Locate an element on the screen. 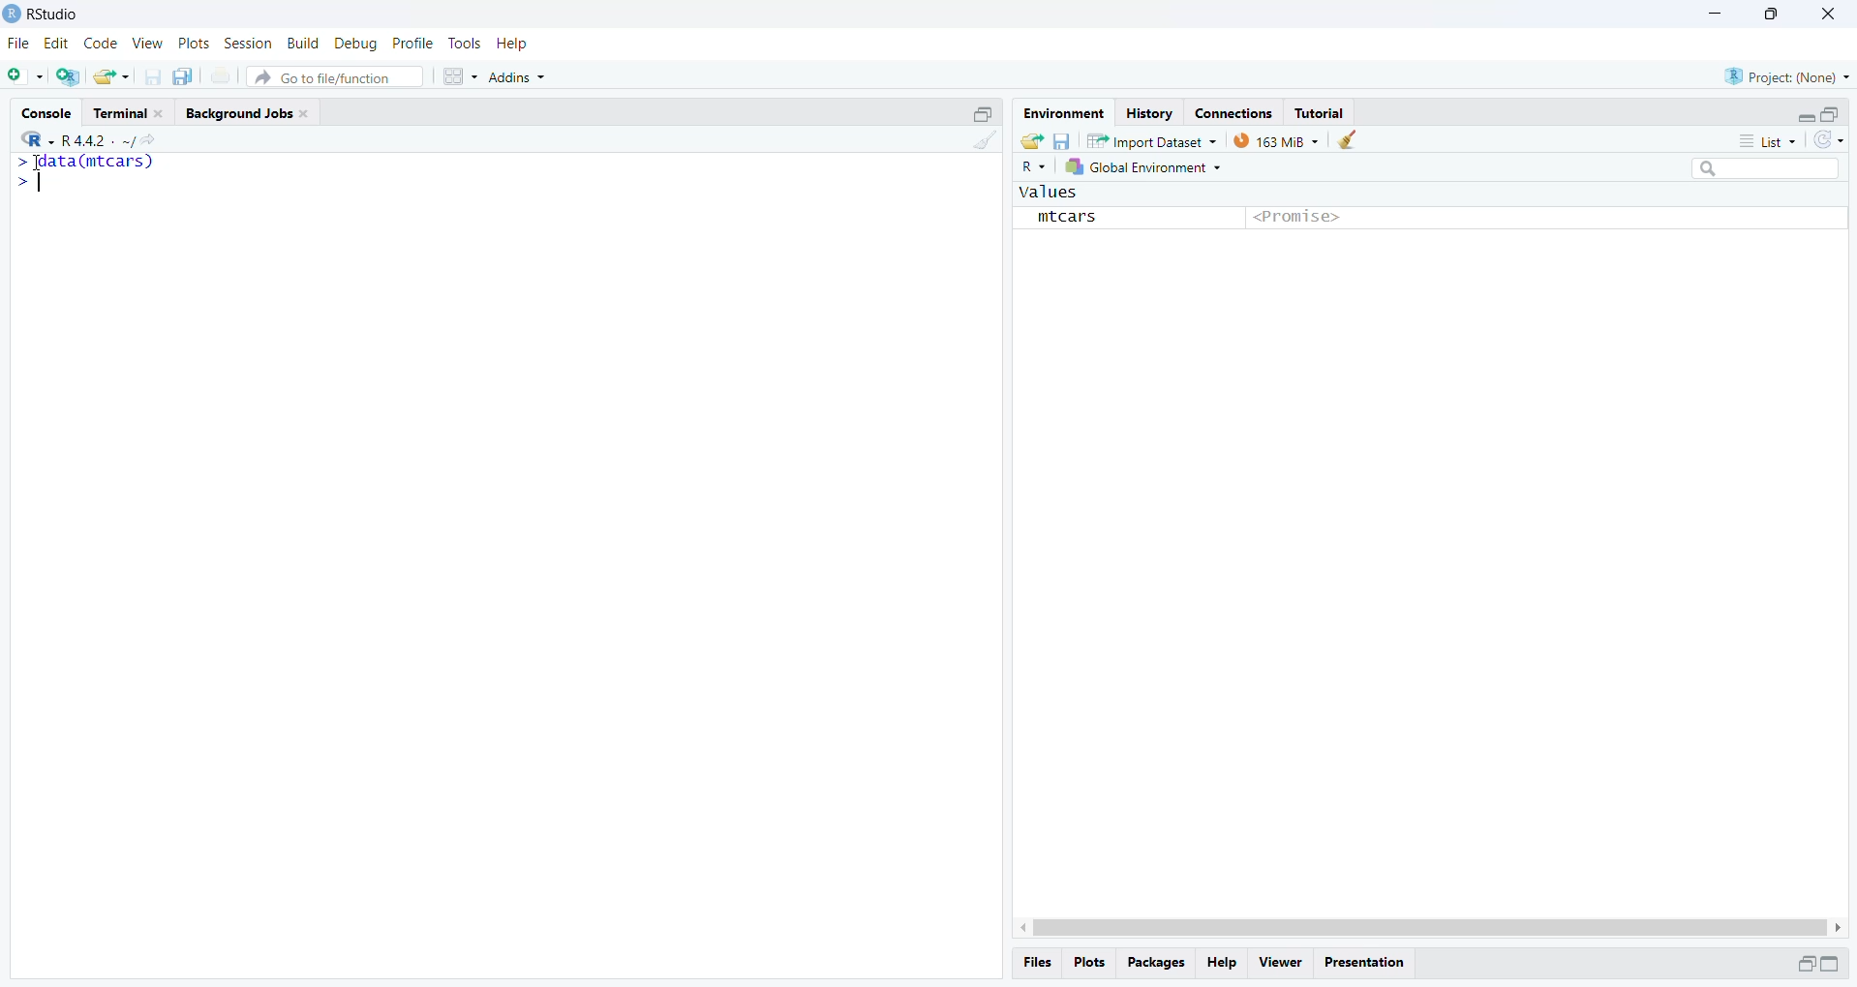 The image size is (1857, 987). clean is located at coordinates (1348, 139).